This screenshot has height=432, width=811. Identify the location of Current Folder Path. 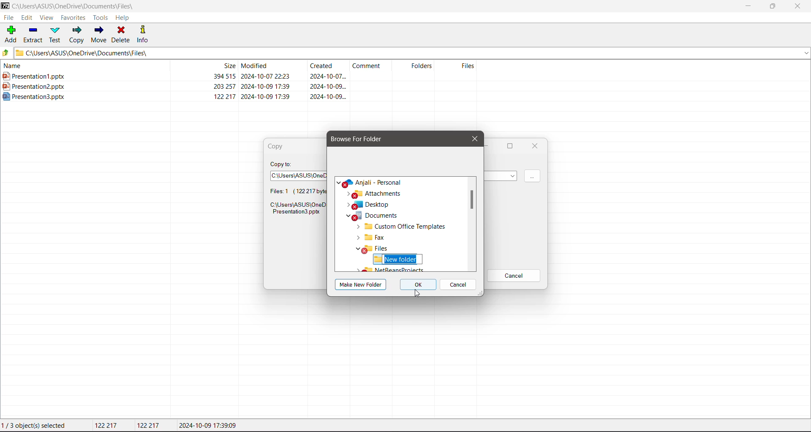
(413, 53).